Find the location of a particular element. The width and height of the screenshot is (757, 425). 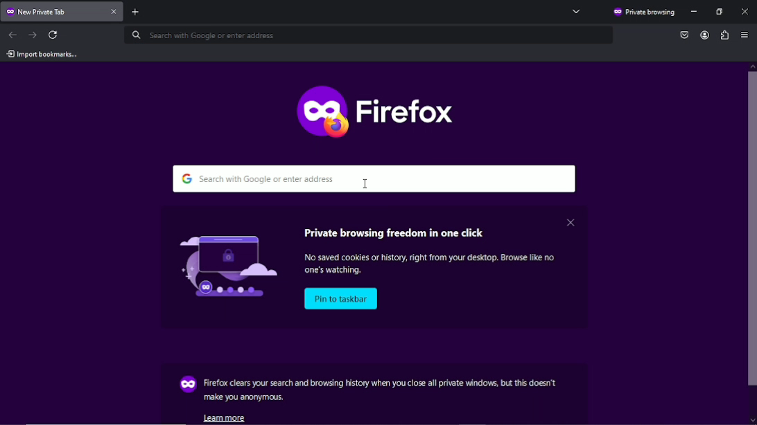

close is located at coordinates (115, 12).